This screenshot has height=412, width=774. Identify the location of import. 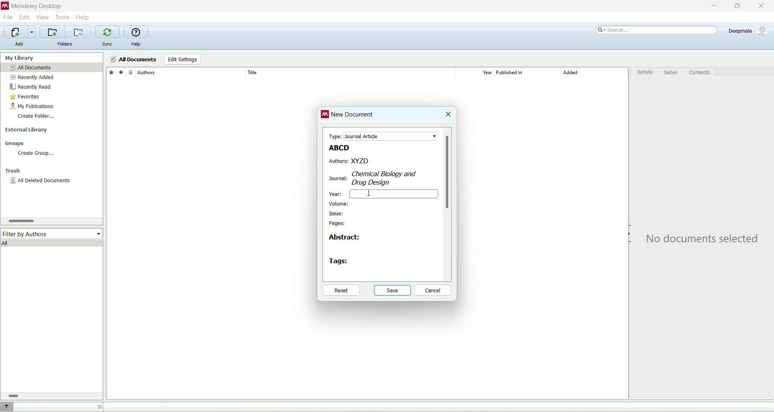
(18, 32).